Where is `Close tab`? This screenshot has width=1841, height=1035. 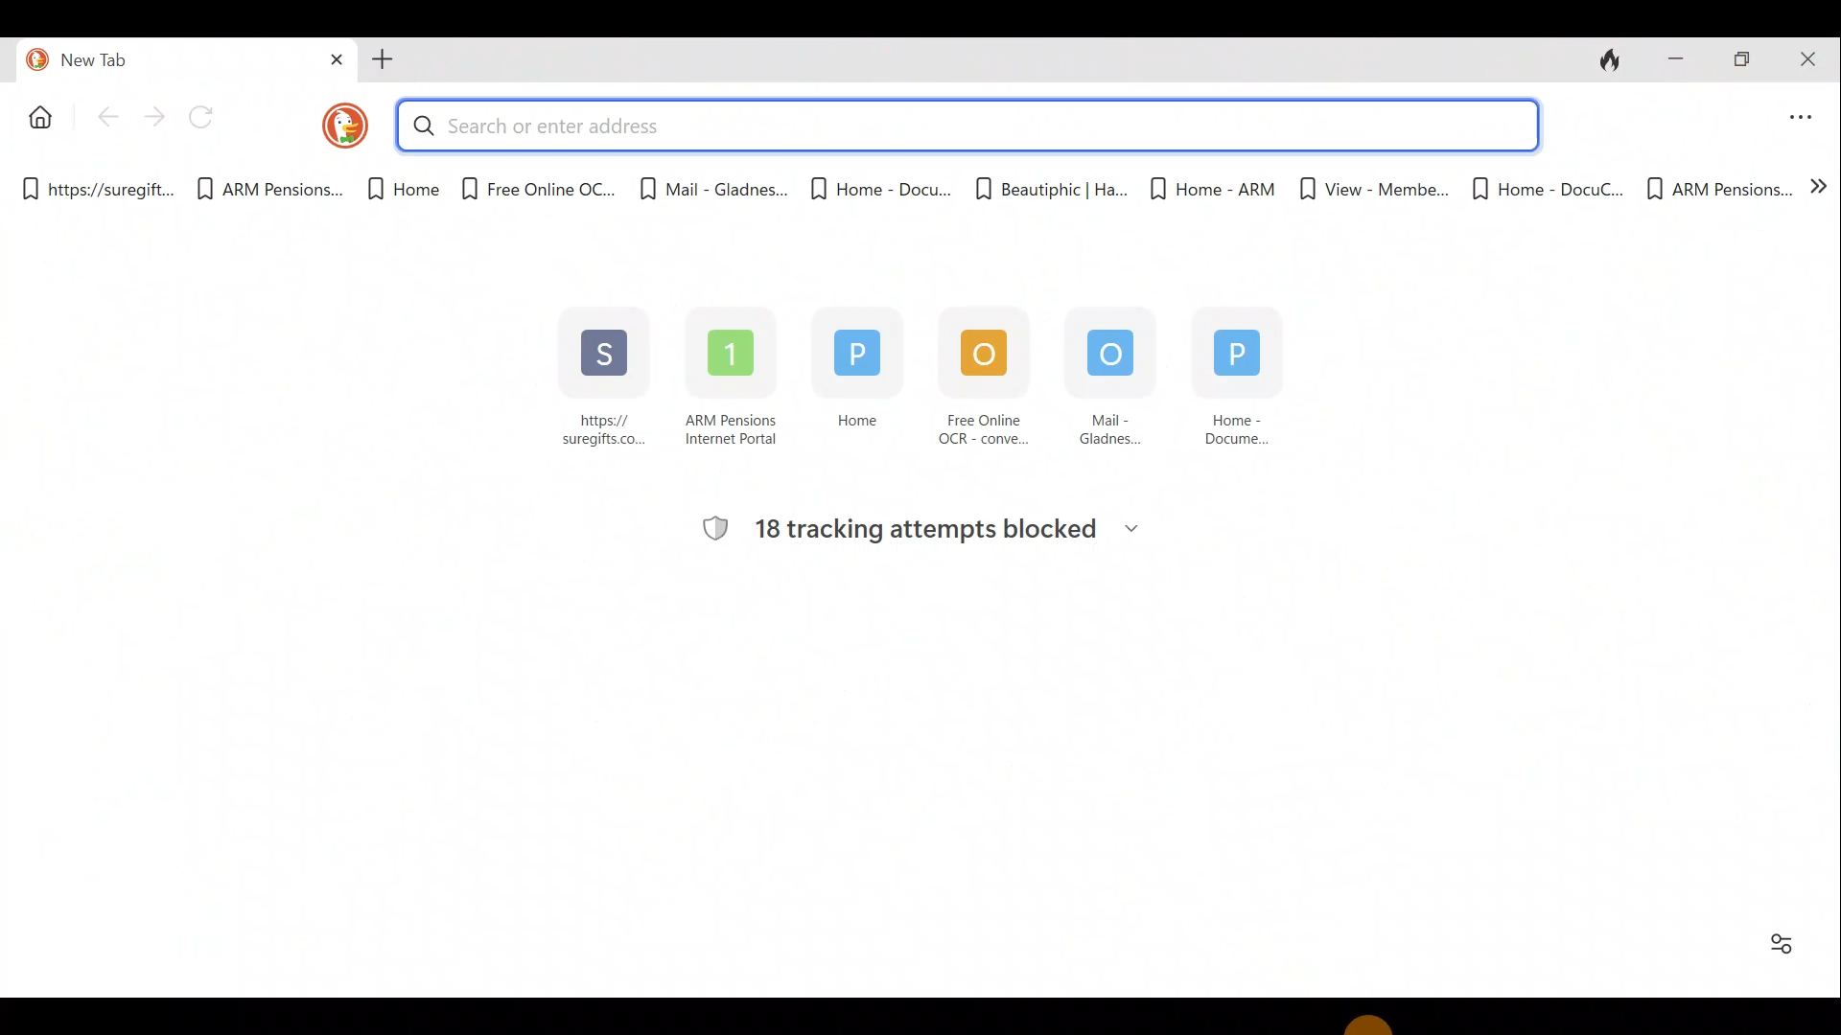 Close tab is located at coordinates (332, 63).